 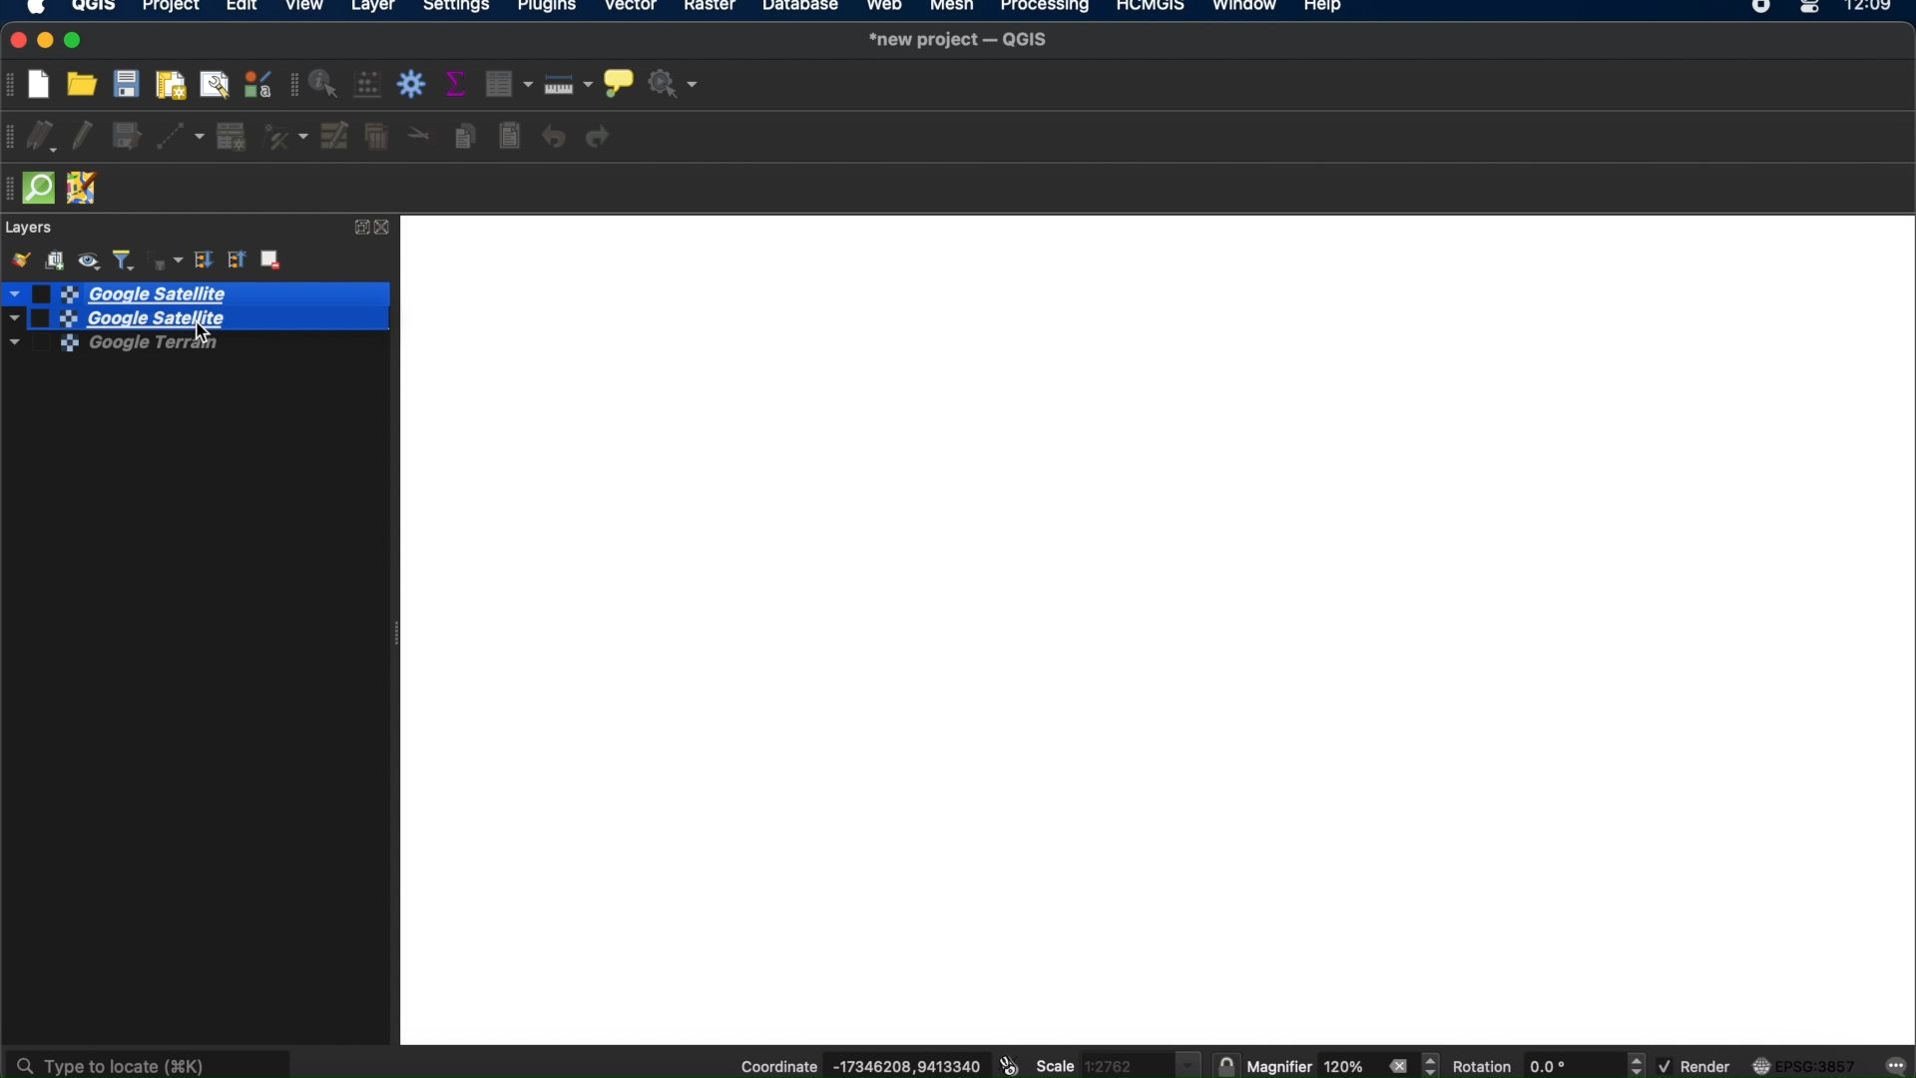 I want to click on expand, so click(x=358, y=228).